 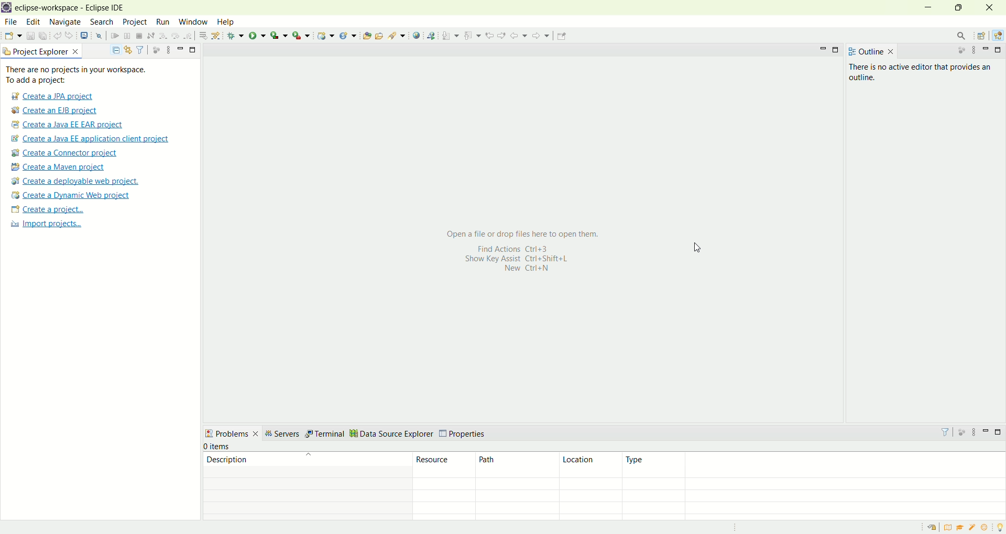 I want to click on logo, so click(x=7, y=7).